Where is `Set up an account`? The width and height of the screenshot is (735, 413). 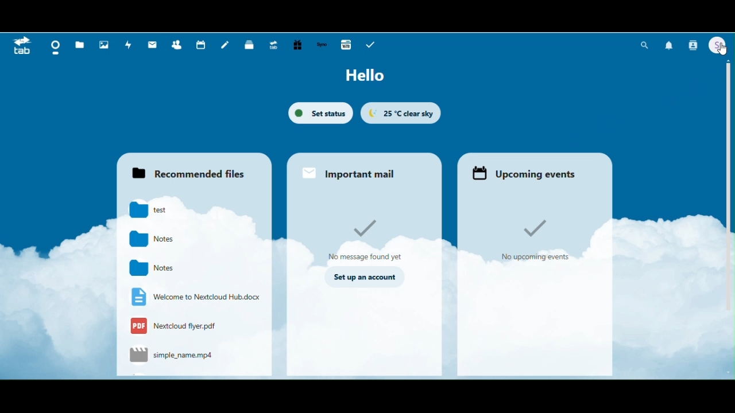 Set up an account is located at coordinates (364, 278).